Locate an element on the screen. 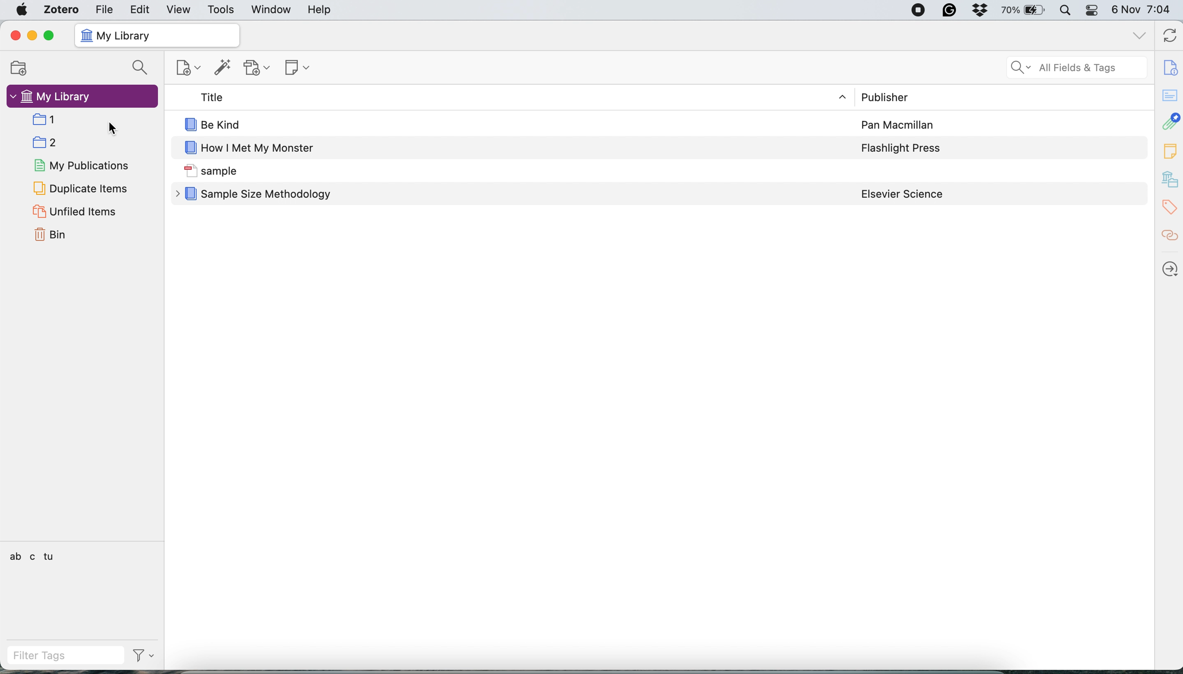  grammarly is located at coordinates (950, 11).